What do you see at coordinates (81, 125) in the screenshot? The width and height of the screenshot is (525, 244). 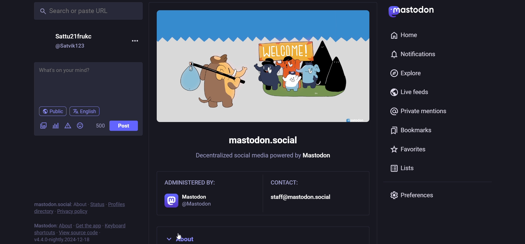 I see `emoji` at bounding box center [81, 125].